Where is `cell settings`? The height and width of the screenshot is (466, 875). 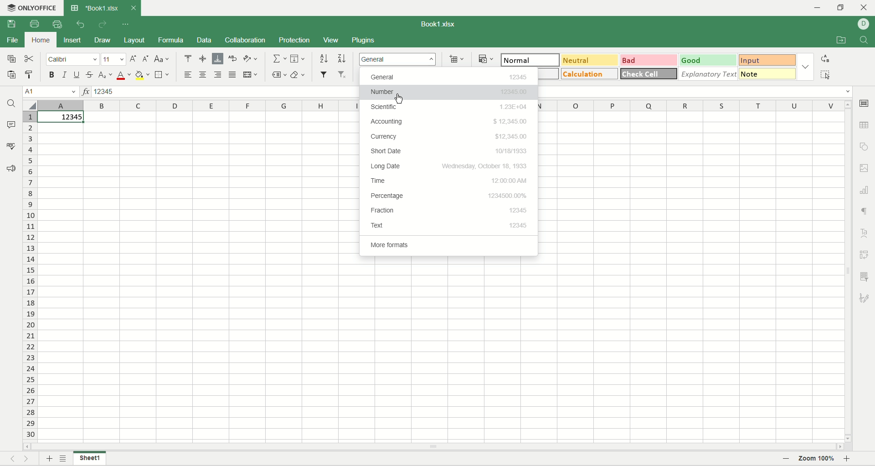 cell settings is located at coordinates (864, 105).